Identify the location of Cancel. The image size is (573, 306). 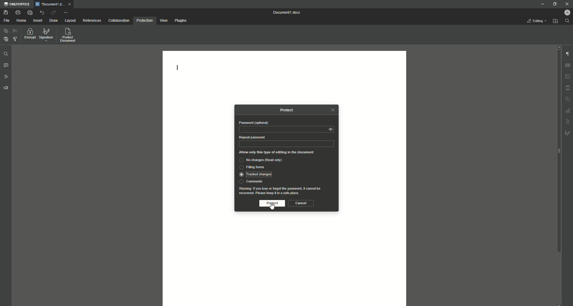
(301, 203).